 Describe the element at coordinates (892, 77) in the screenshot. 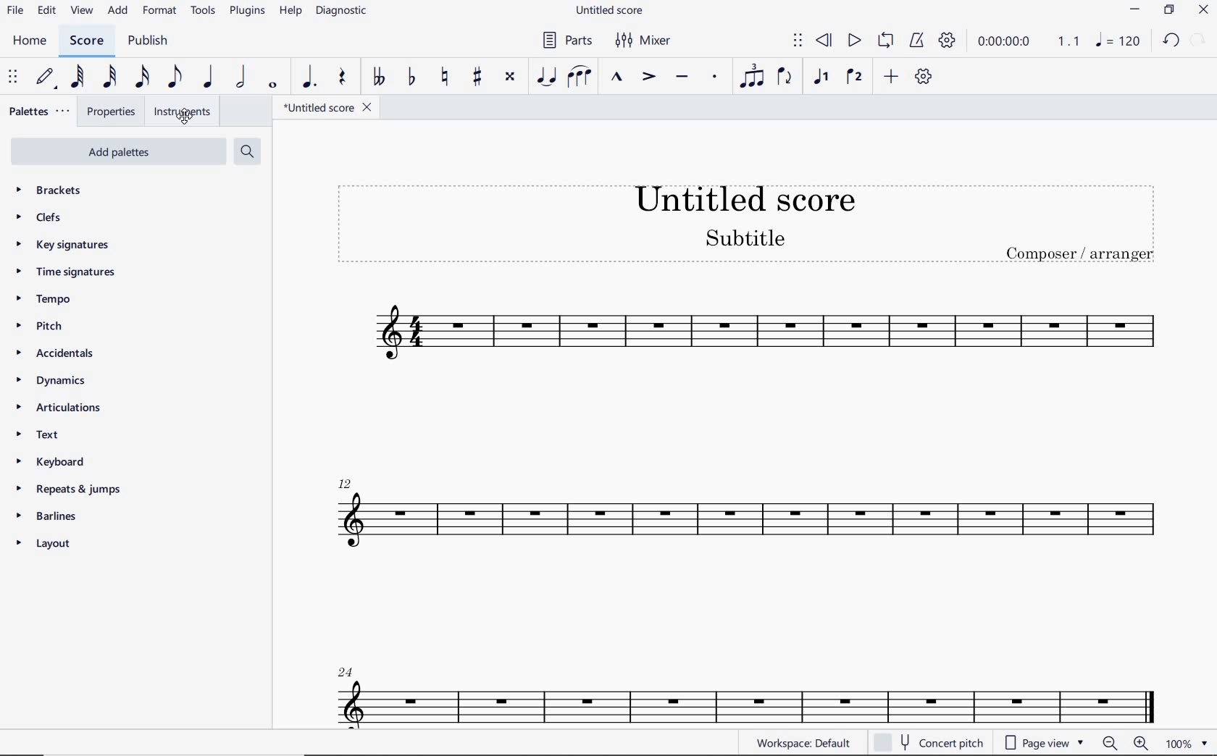

I see `ADD` at that location.